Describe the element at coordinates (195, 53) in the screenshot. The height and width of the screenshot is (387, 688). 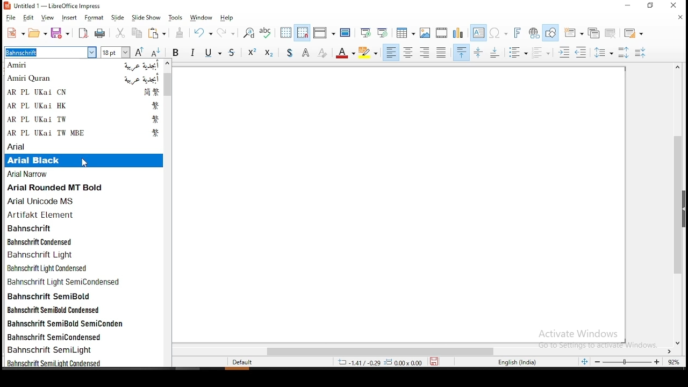
I see `italics` at that location.